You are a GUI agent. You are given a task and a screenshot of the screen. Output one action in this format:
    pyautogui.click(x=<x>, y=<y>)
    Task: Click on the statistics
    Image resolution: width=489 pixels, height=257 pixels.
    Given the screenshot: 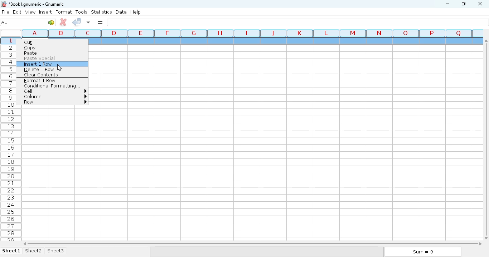 What is the action you would take?
    pyautogui.click(x=101, y=11)
    